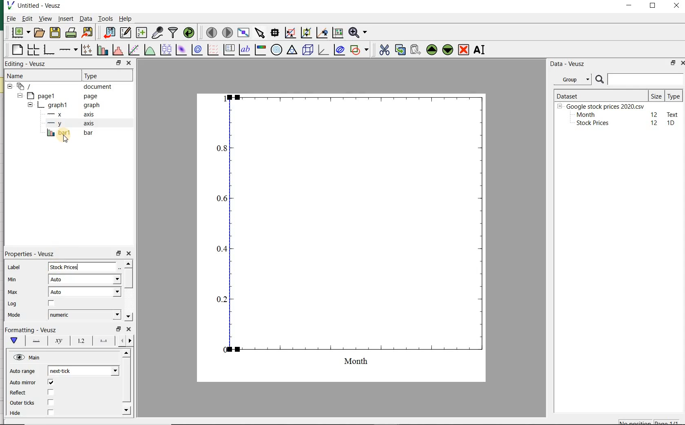 The height and width of the screenshot is (425, 685). Describe the element at coordinates (196, 50) in the screenshot. I see `plot a 2d dataset as contours` at that location.